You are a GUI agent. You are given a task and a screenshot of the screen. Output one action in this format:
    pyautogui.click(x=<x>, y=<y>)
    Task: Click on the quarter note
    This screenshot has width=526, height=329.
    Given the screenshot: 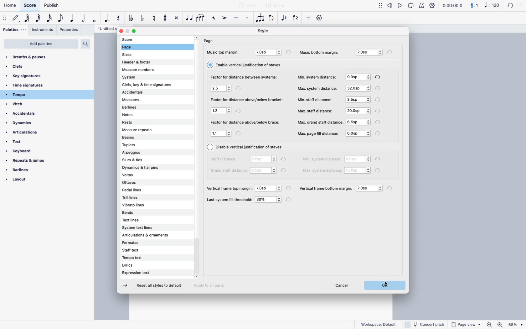 What is the action you would take?
    pyautogui.click(x=72, y=19)
    